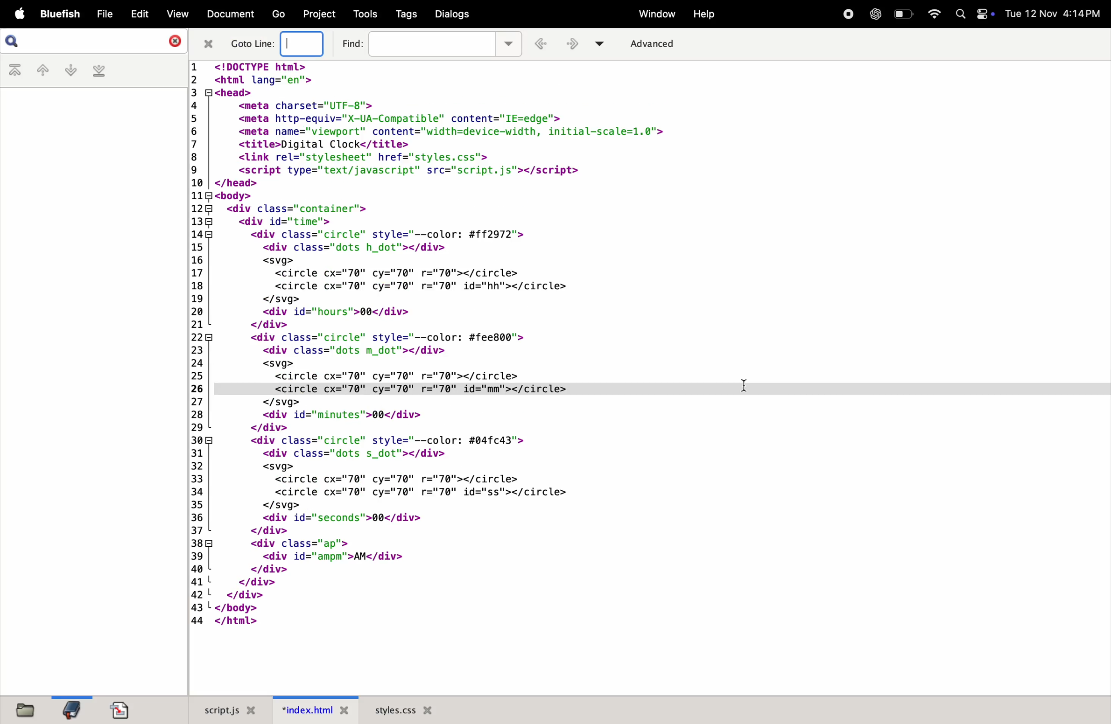 The height and width of the screenshot is (724, 1111). I want to click on forward, so click(575, 45).